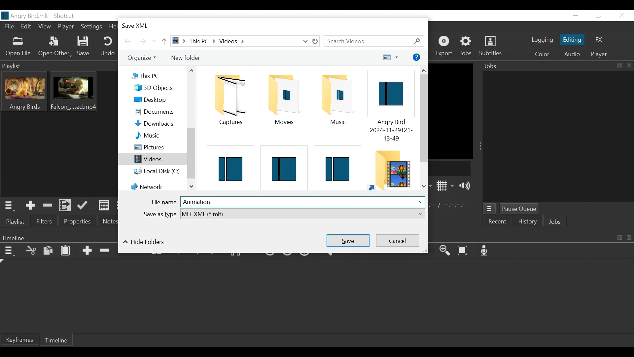 The height and width of the screenshot is (357, 634). I want to click on Append, so click(87, 251).